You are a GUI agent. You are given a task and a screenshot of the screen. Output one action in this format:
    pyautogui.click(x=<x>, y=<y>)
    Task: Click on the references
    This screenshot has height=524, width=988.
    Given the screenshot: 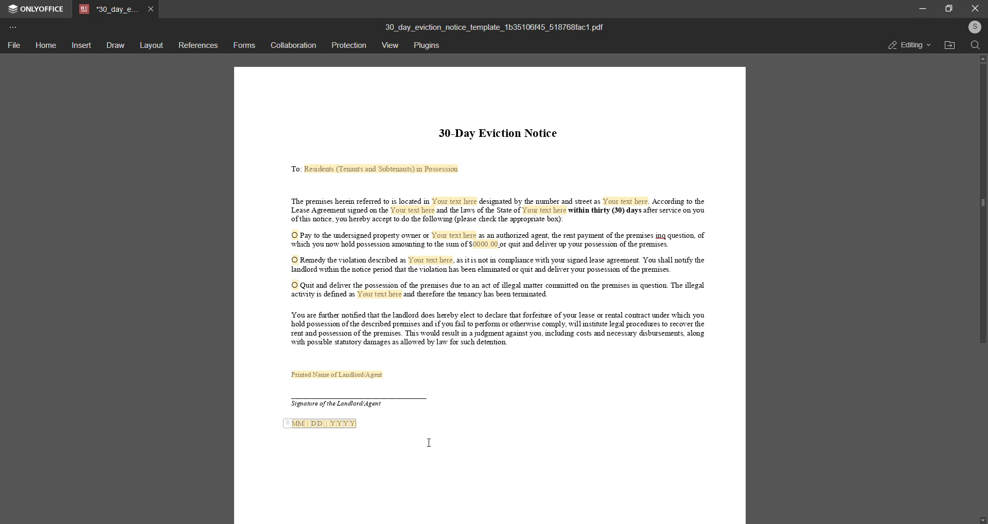 What is the action you would take?
    pyautogui.click(x=197, y=45)
    